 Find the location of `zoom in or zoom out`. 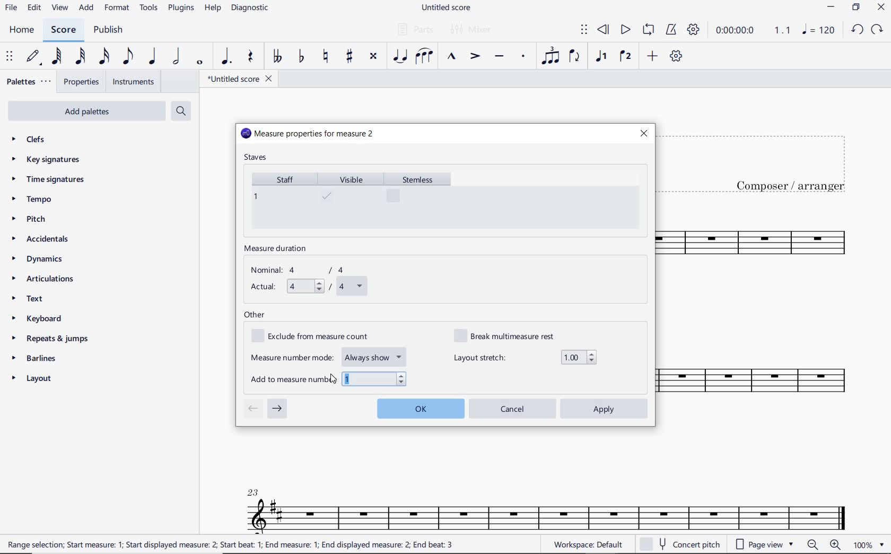

zoom in or zoom out is located at coordinates (825, 546).